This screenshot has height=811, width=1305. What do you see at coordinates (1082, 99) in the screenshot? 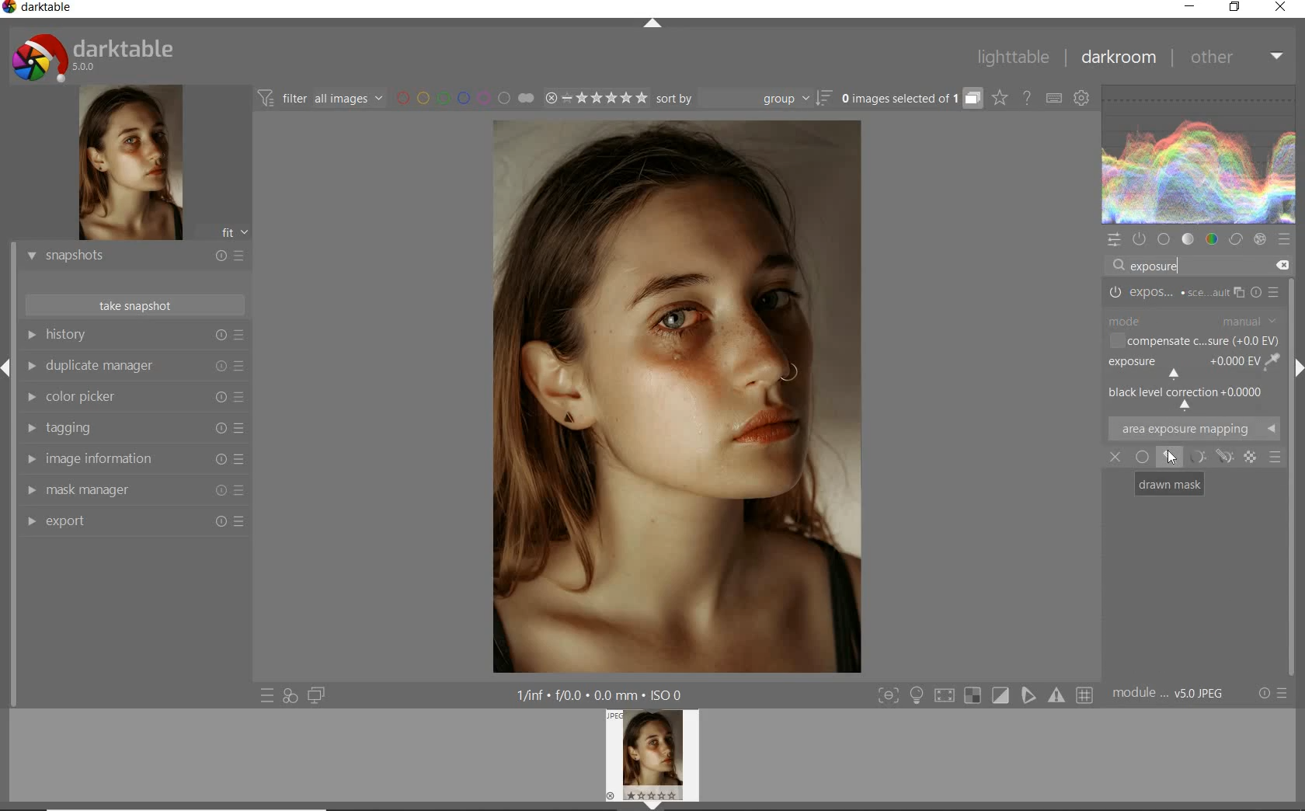
I see `show global preferences` at bounding box center [1082, 99].